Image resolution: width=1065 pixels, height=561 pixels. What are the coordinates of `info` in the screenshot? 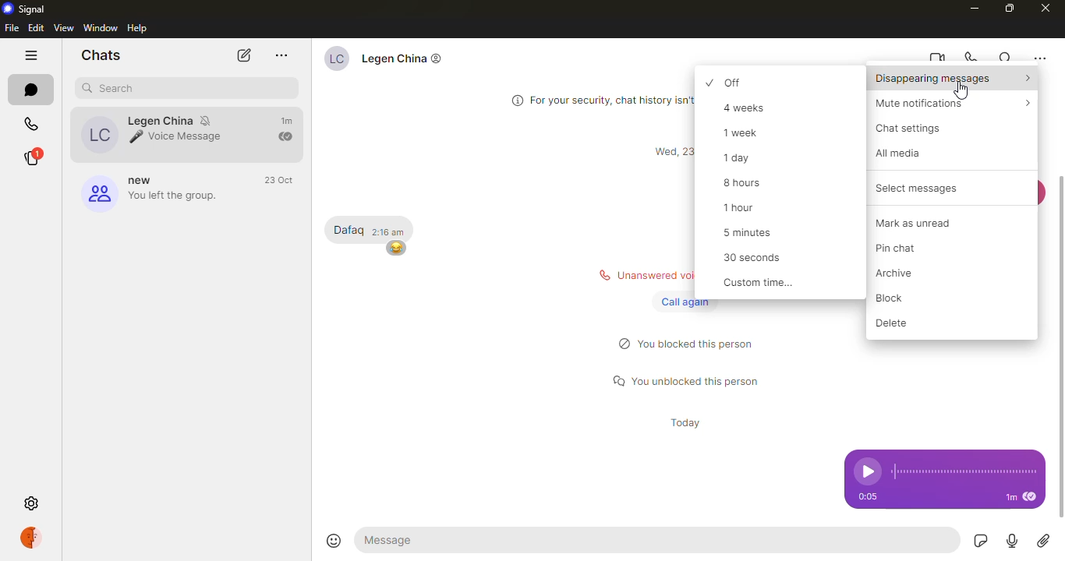 It's located at (596, 98).